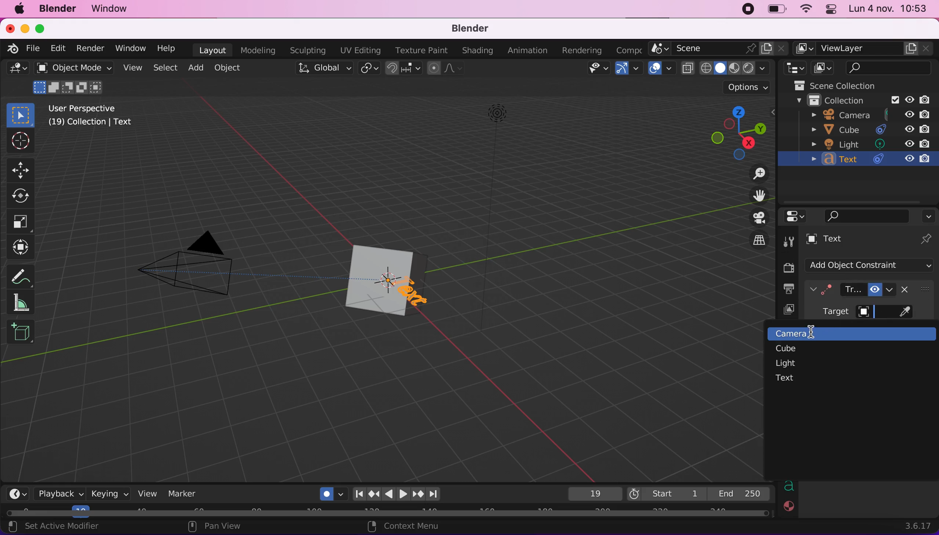  What do you see at coordinates (788, 289) in the screenshot?
I see `output` at bounding box center [788, 289].